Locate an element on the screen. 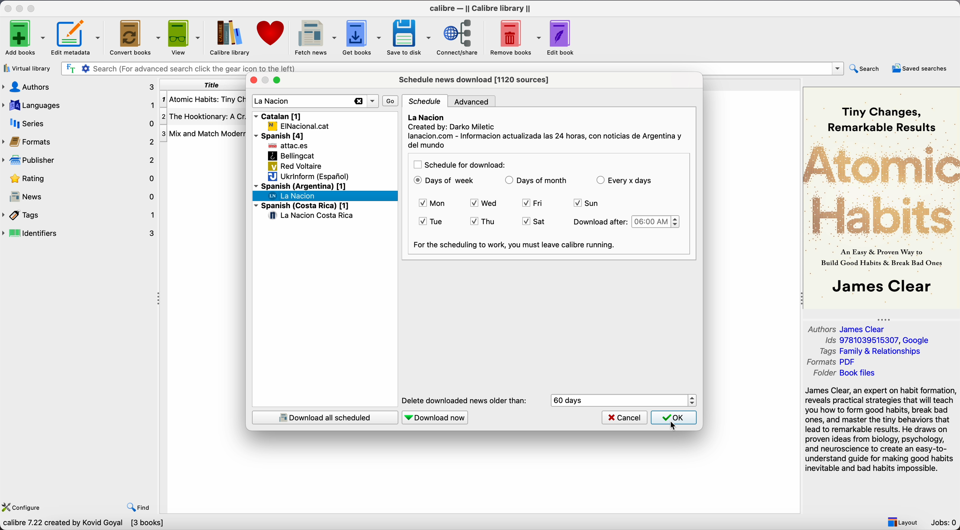  schedule news download [1120 sources] is located at coordinates (476, 79).